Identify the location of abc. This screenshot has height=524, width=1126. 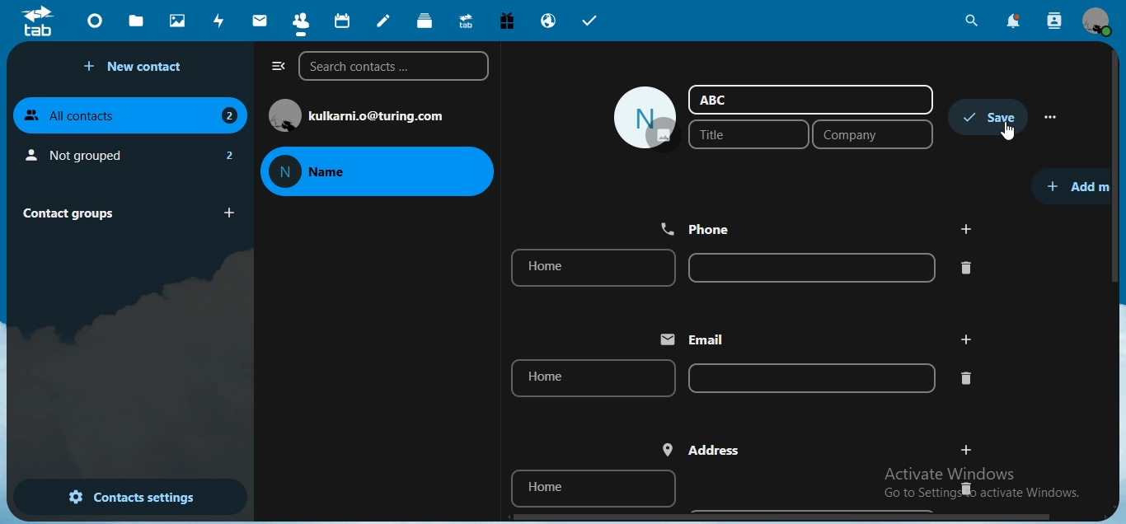
(716, 99).